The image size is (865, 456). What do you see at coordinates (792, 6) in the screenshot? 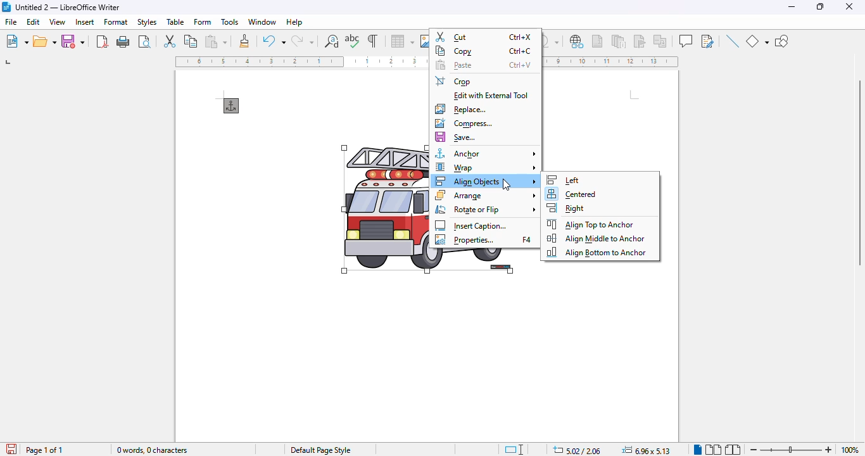
I see `minimize` at bounding box center [792, 6].